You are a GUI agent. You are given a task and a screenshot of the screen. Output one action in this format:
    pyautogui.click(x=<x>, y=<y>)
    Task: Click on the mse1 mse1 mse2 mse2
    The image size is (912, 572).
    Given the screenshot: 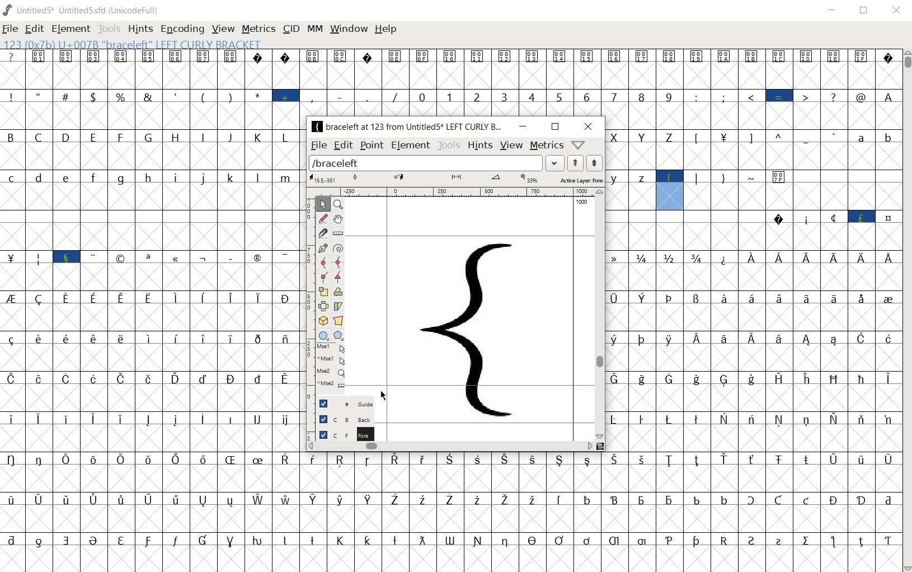 What is the action you would take?
    pyautogui.click(x=328, y=368)
    